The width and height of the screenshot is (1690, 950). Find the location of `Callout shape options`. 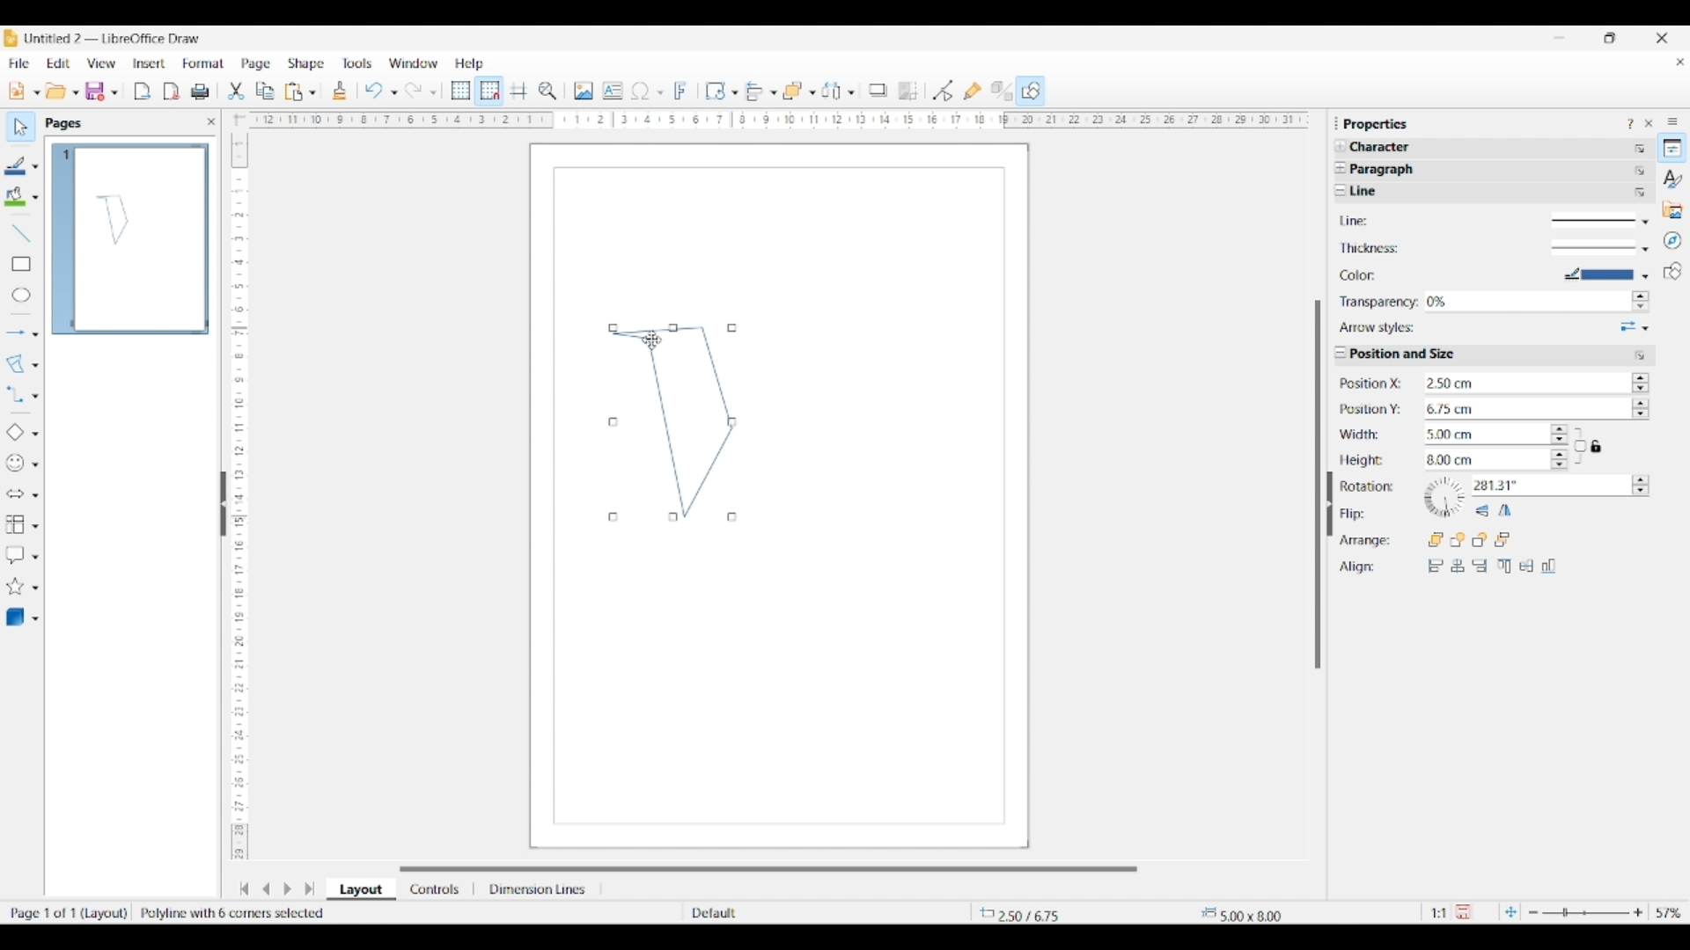

Callout shape options is located at coordinates (35, 557).